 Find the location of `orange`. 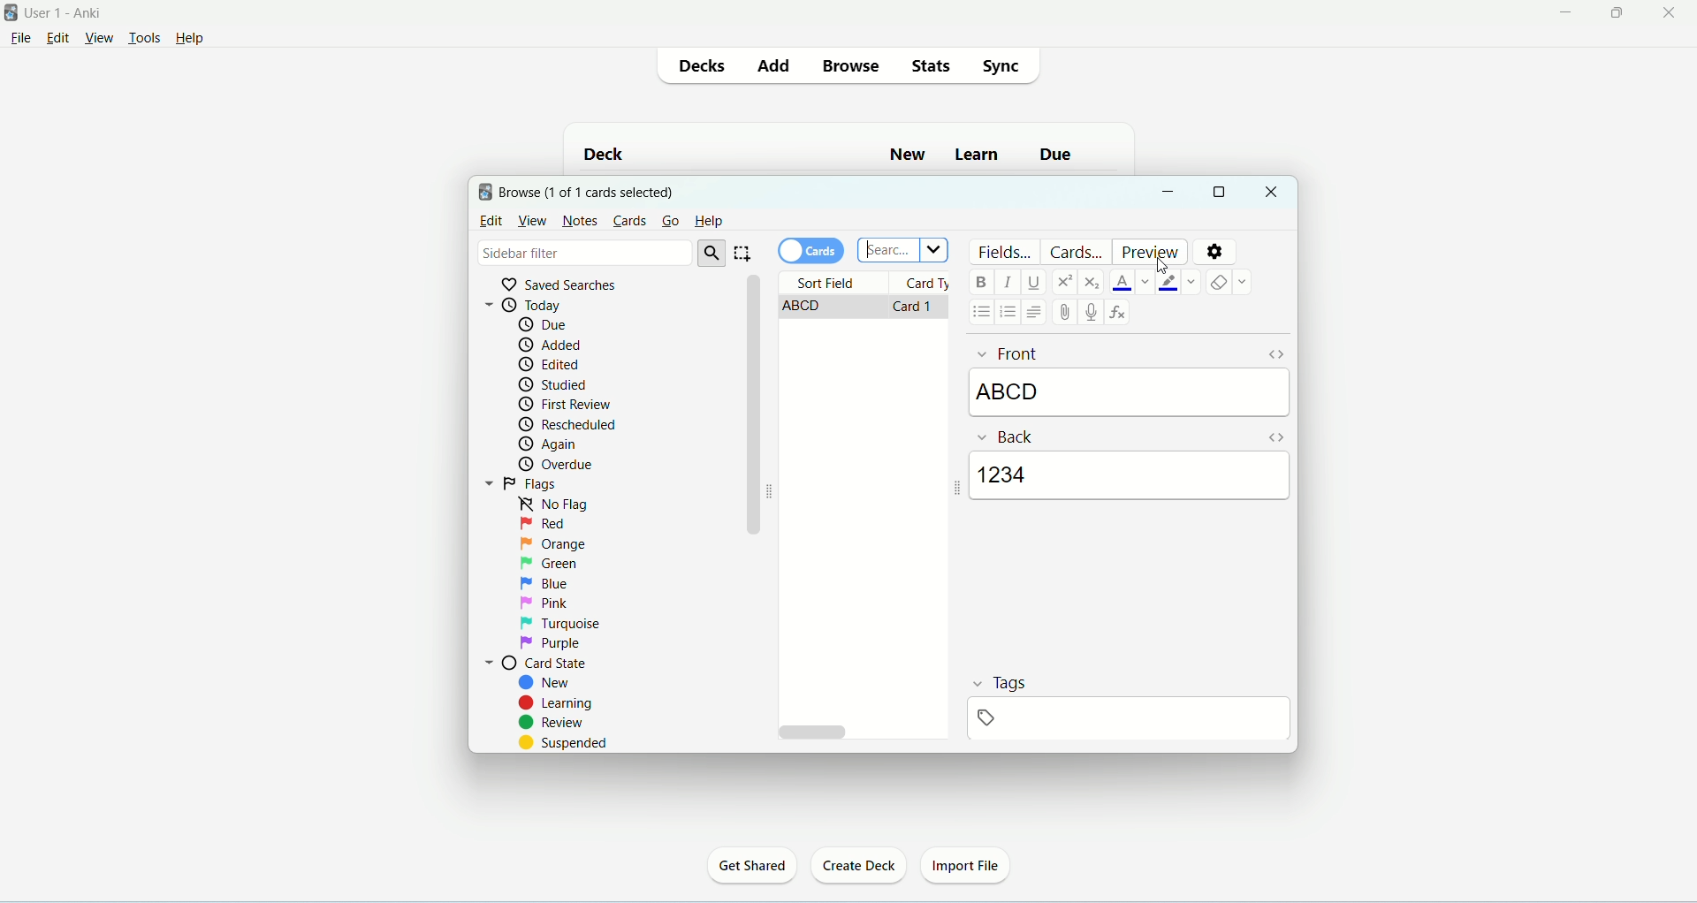

orange is located at coordinates (552, 545).